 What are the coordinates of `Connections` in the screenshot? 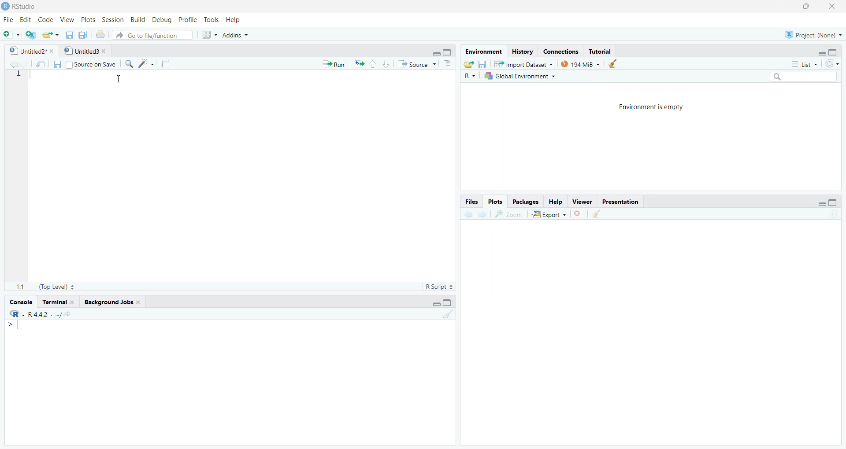 It's located at (562, 51).